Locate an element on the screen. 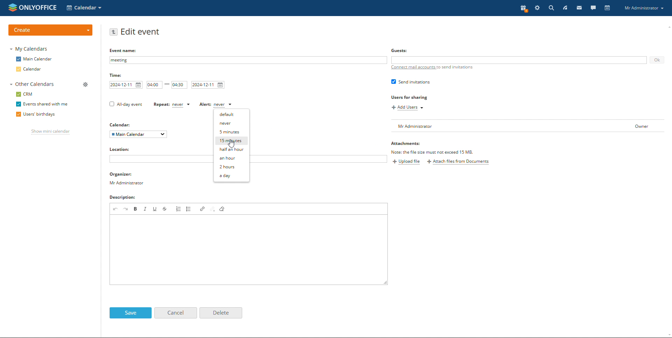 Image resolution: width=672 pixels, height=338 pixels. select application is located at coordinates (85, 8).